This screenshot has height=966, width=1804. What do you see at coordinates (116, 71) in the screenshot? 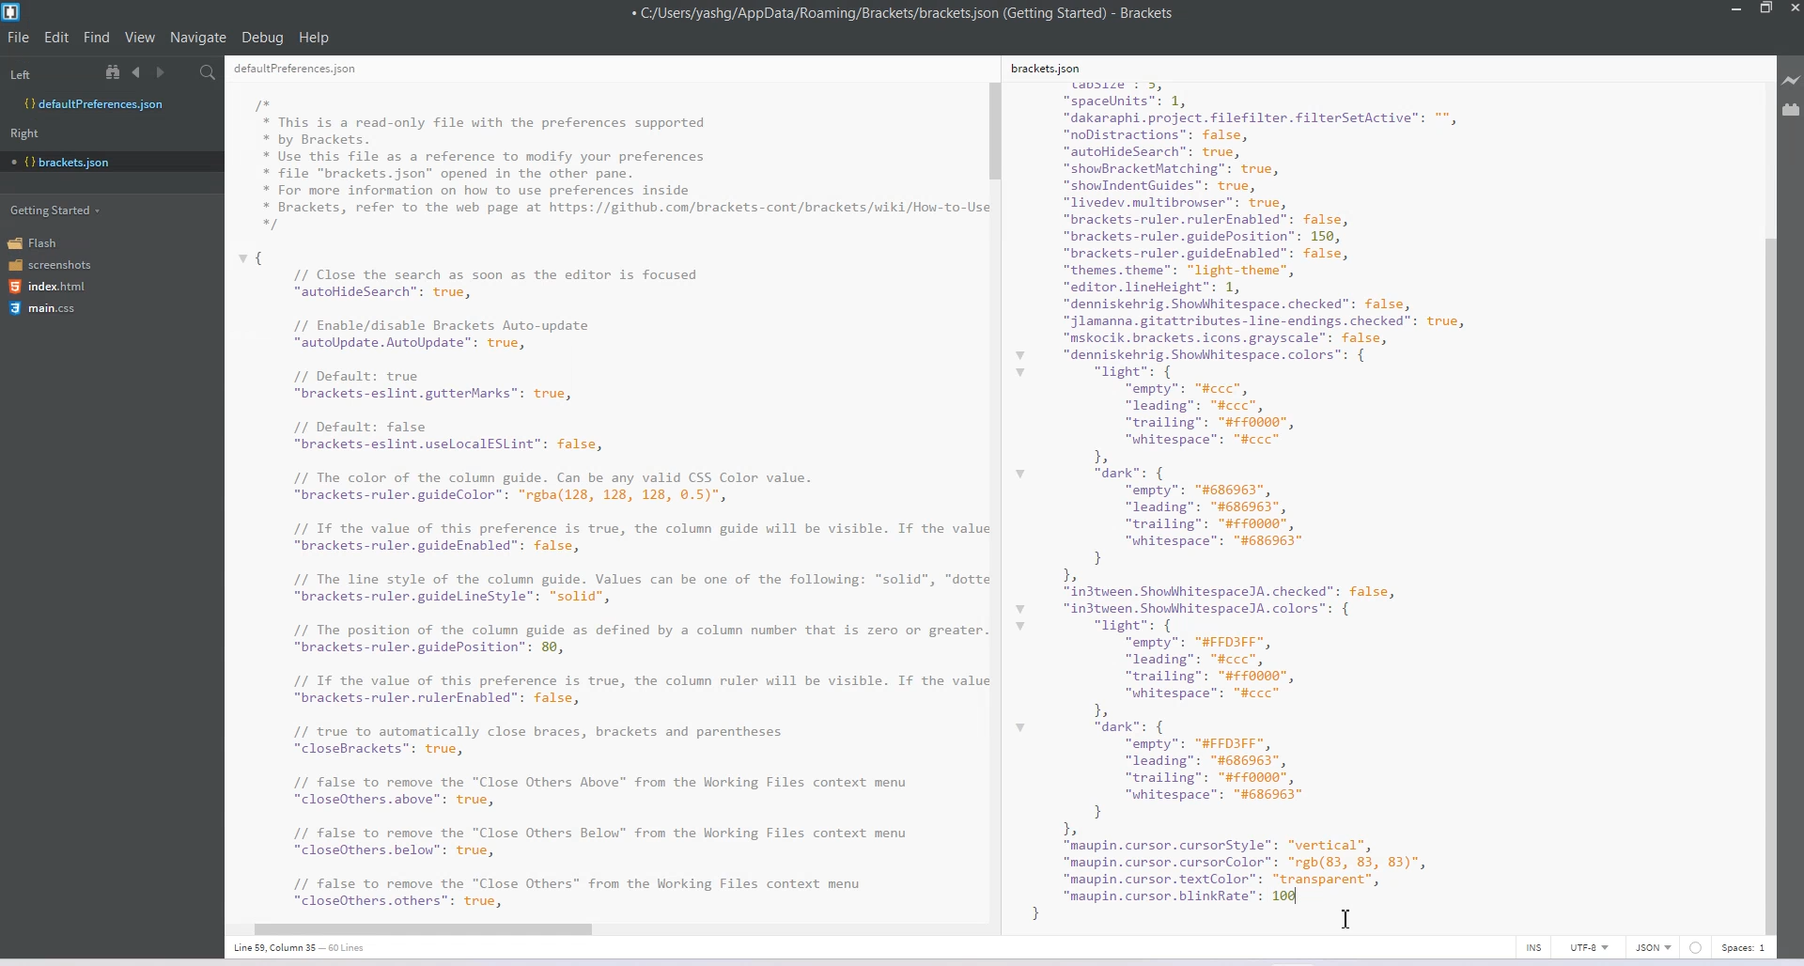
I see `View in file Tree` at bounding box center [116, 71].